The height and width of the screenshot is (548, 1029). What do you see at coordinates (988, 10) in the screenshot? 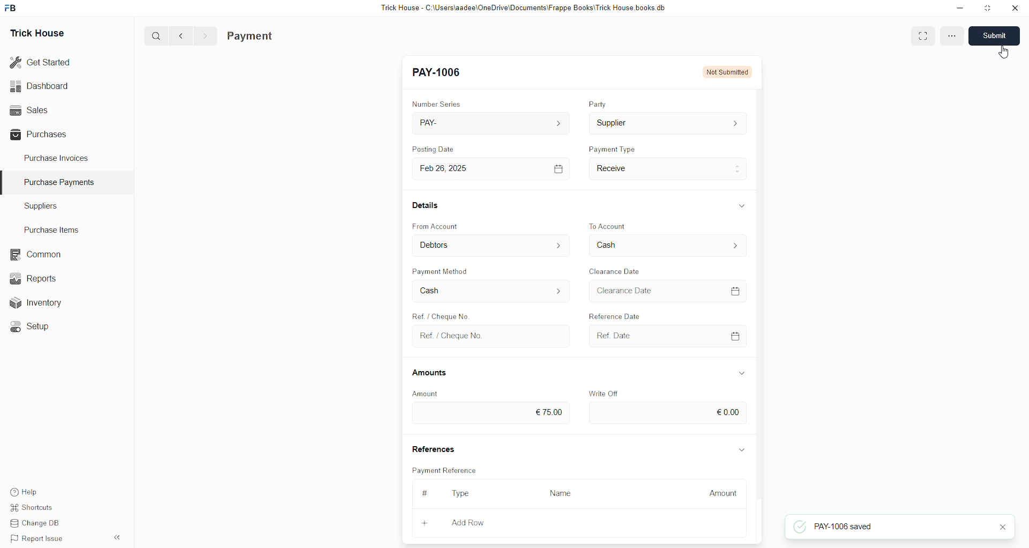
I see `Maximize` at bounding box center [988, 10].